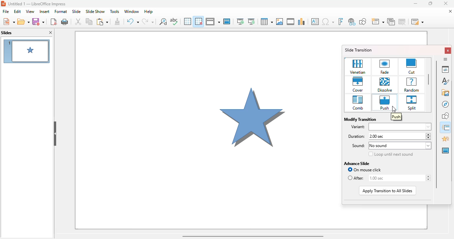  Describe the element at coordinates (388, 191) in the screenshot. I see `apply transition to all slides` at that location.